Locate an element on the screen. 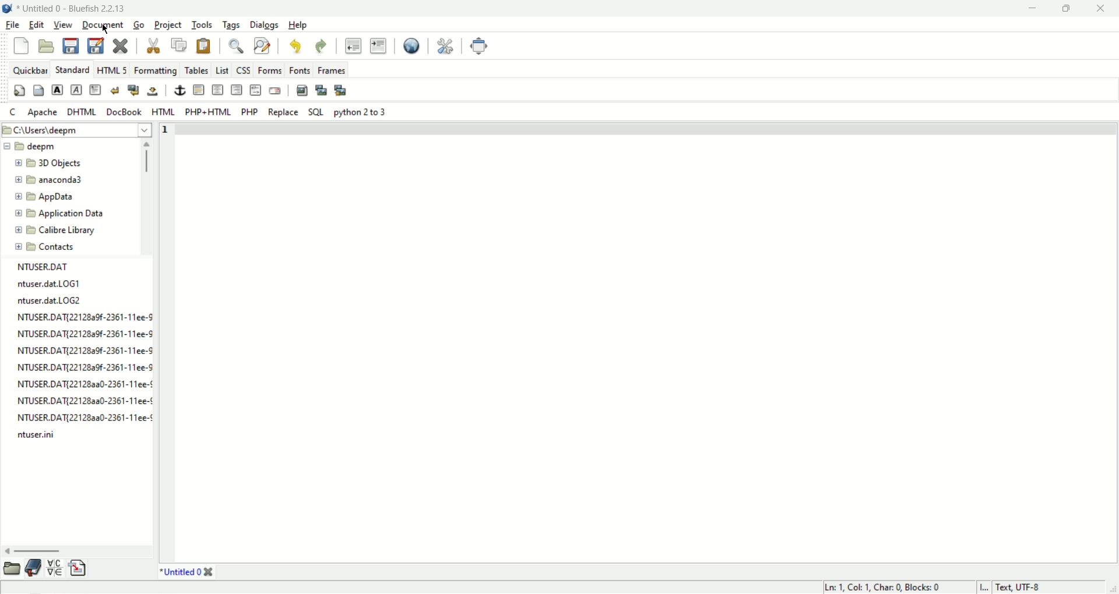 The height and width of the screenshot is (594, 1119). copy is located at coordinates (181, 44).